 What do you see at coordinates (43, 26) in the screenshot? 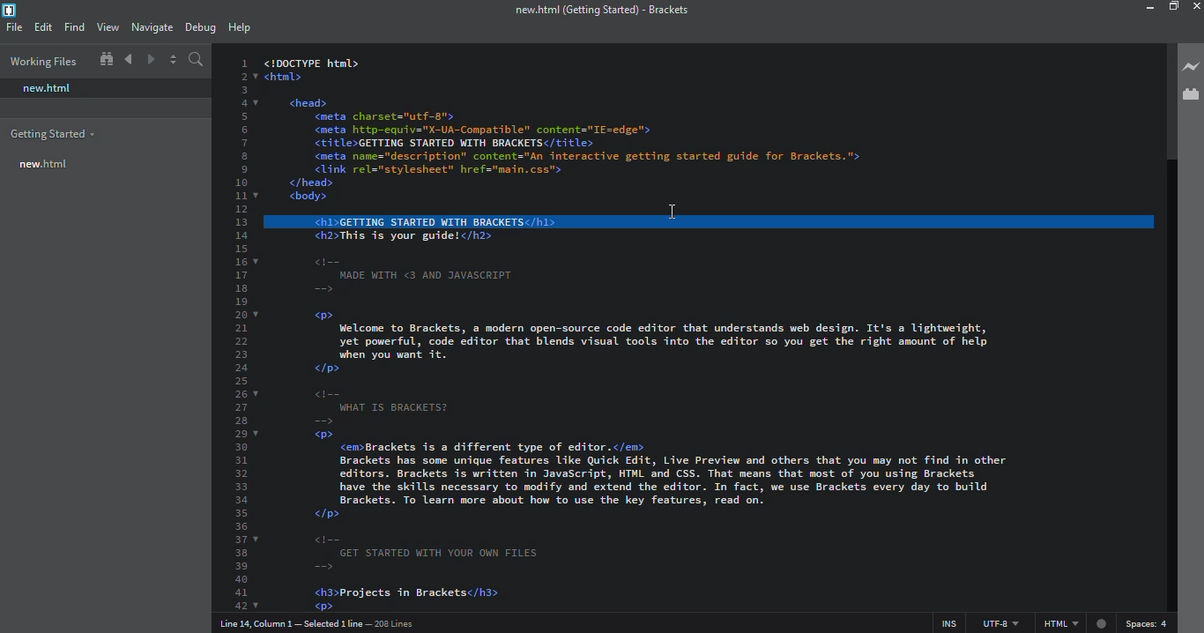
I see `edit` at bounding box center [43, 26].